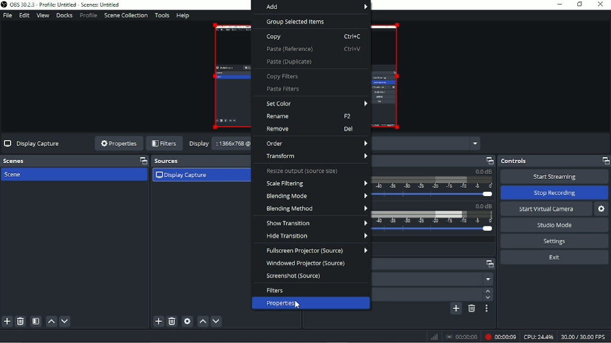  What do you see at coordinates (297, 22) in the screenshot?
I see `Group selected items` at bounding box center [297, 22].